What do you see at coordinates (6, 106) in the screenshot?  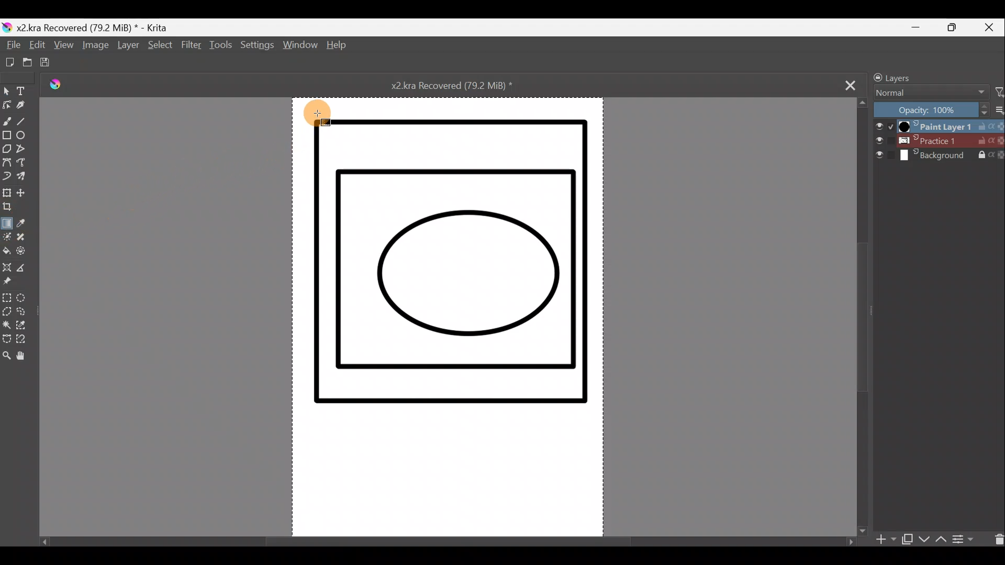 I see `Edit shapes tool` at bounding box center [6, 106].